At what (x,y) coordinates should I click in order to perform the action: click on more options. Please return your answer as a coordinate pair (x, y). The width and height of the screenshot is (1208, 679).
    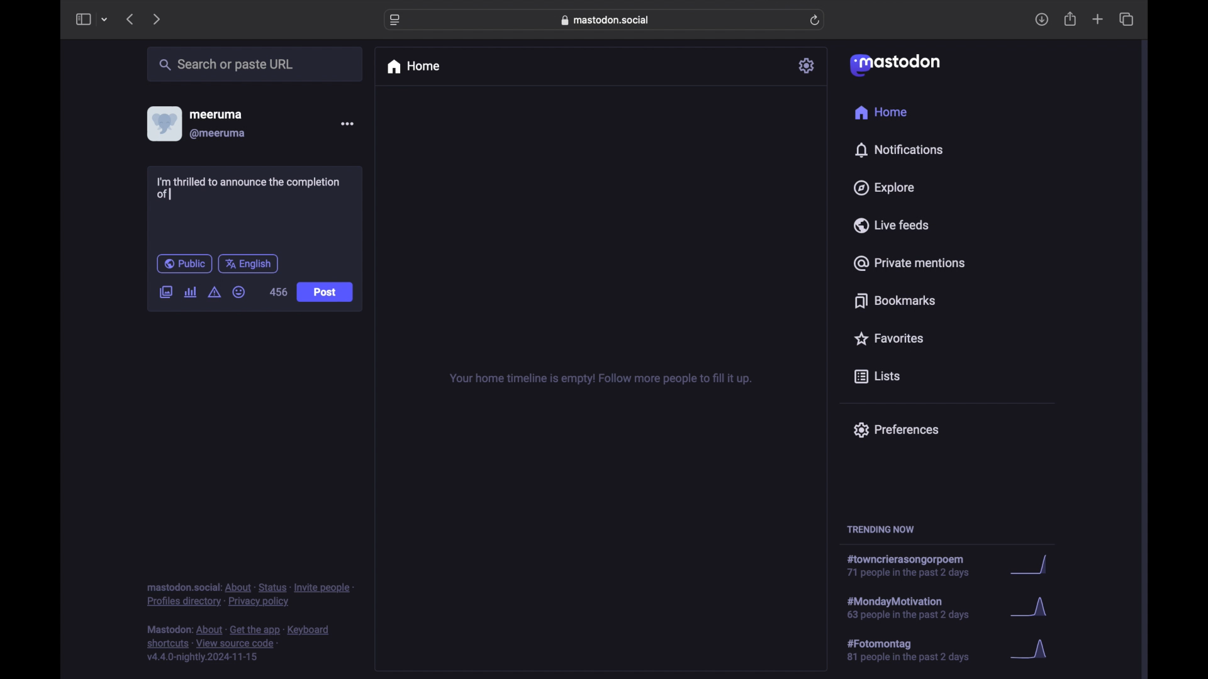
    Looking at the image, I should click on (347, 123).